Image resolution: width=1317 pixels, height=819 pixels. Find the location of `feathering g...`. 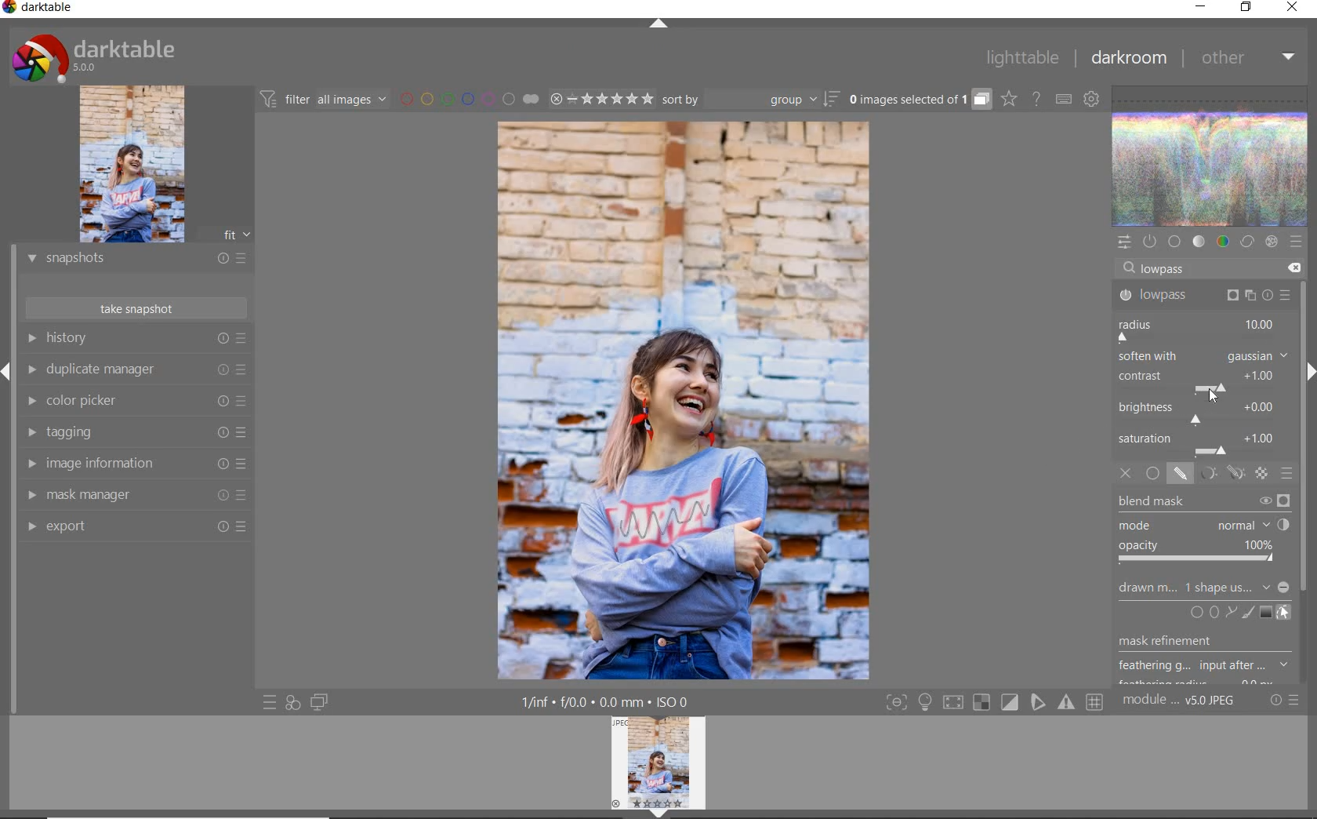

feathering g... is located at coordinates (1206, 666).